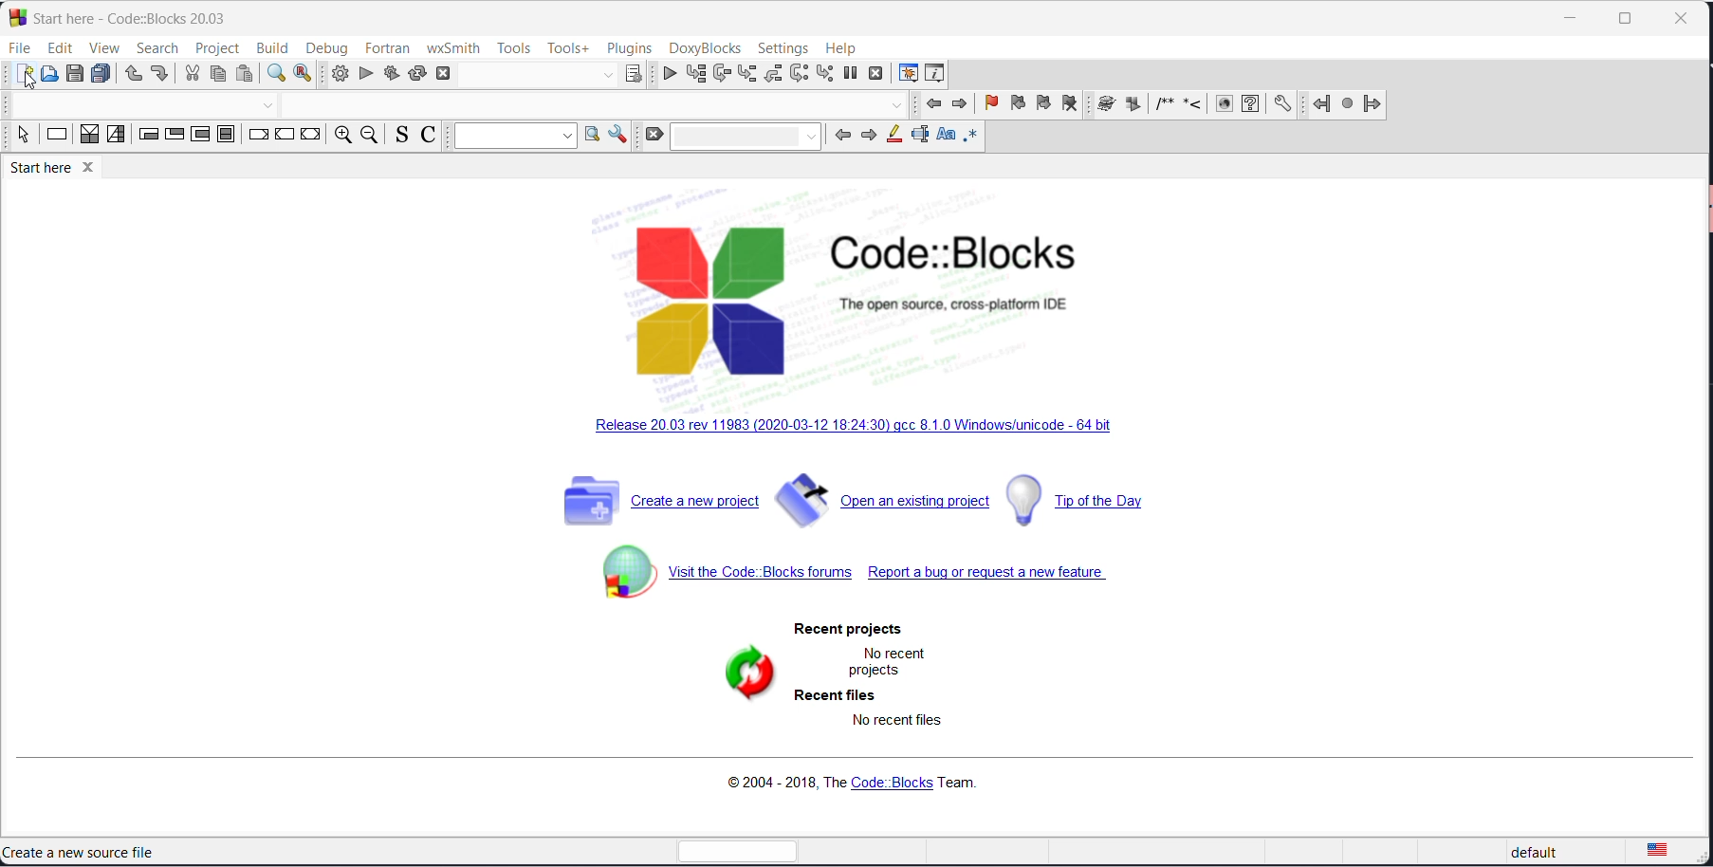  I want to click on cut, so click(193, 74).